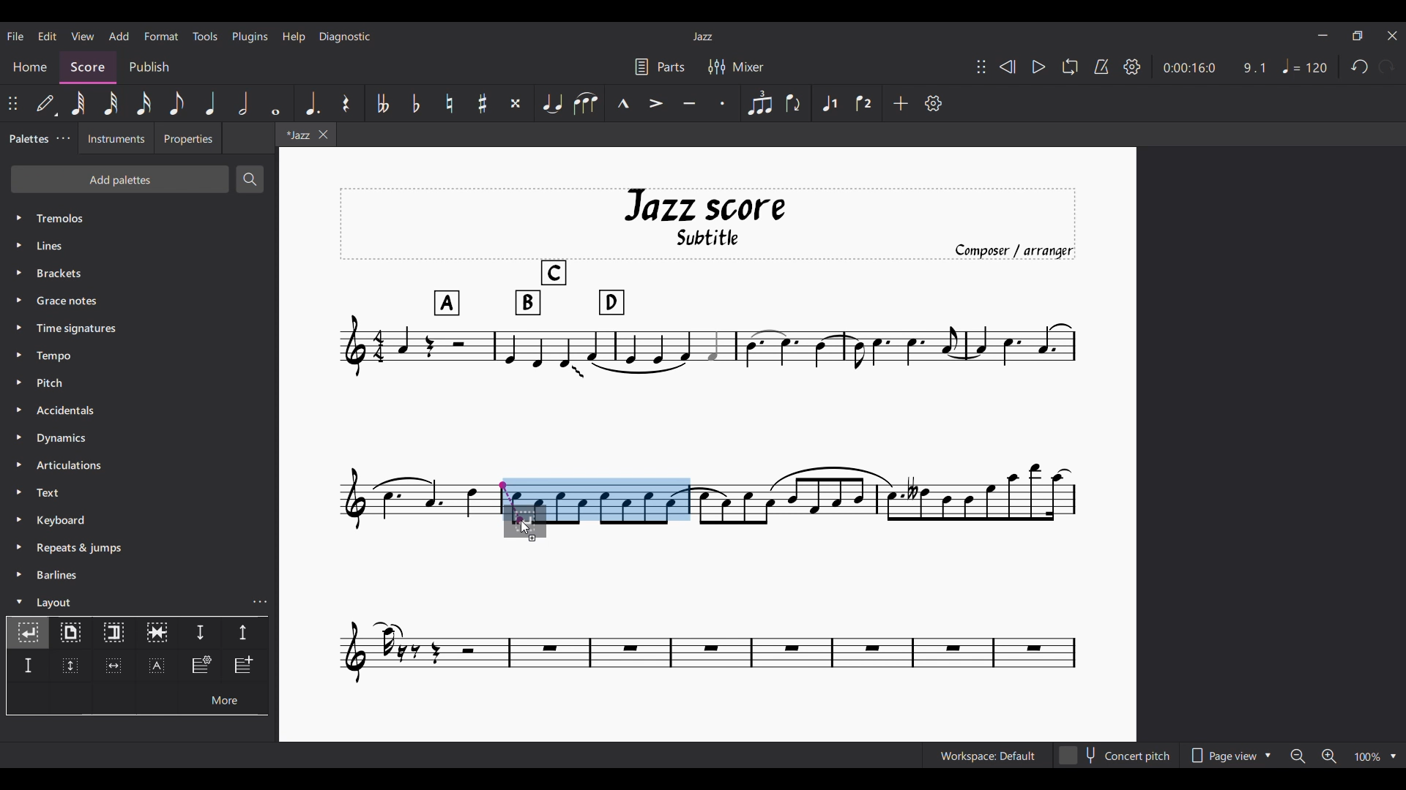 Image resolution: width=1406 pixels, height=790 pixels. What do you see at coordinates (140, 355) in the screenshot?
I see `Tempo` at bounding box center [140, 355].